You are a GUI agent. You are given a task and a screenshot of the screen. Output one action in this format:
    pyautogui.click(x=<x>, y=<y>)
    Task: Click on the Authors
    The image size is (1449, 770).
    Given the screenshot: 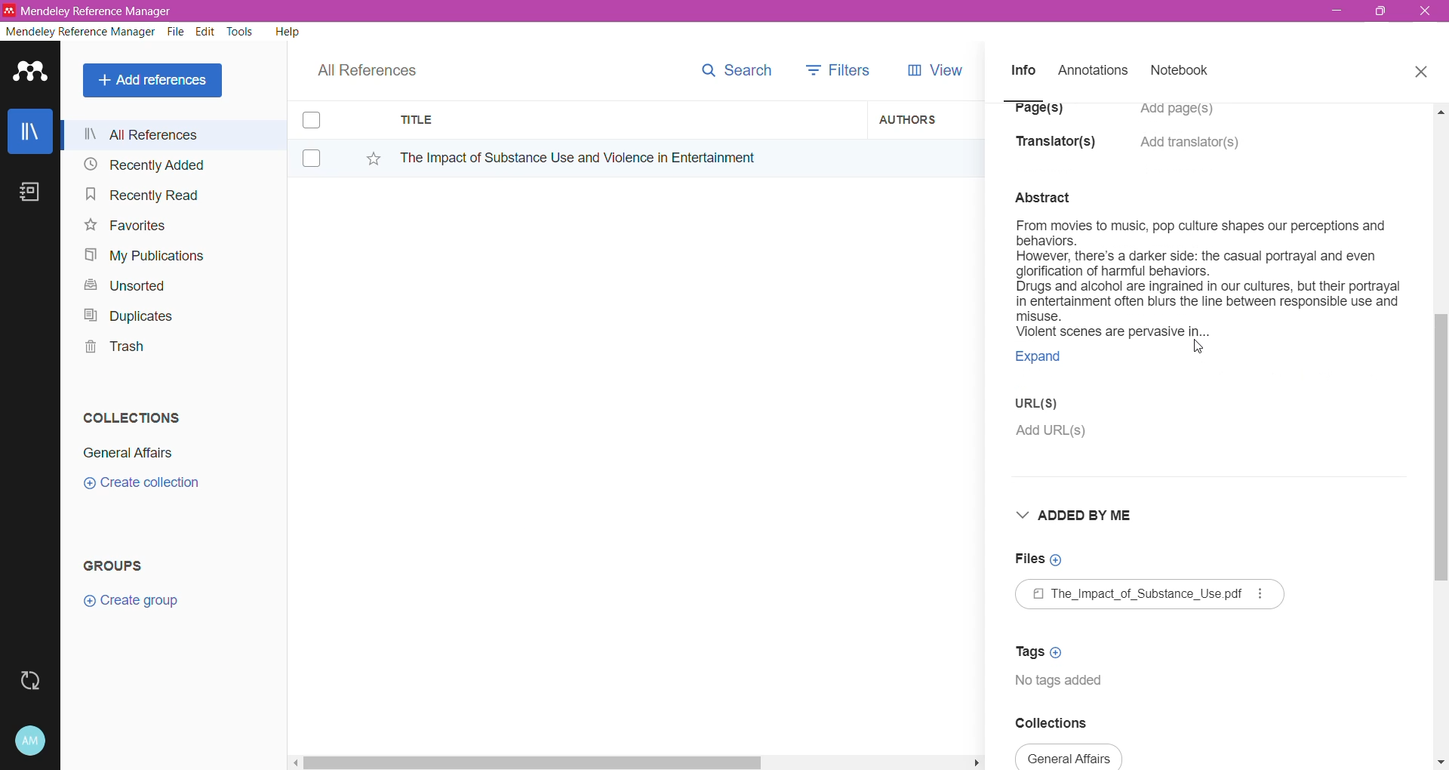 What is the action you would take?
    pyautogui.click(x=926, y=119)
    